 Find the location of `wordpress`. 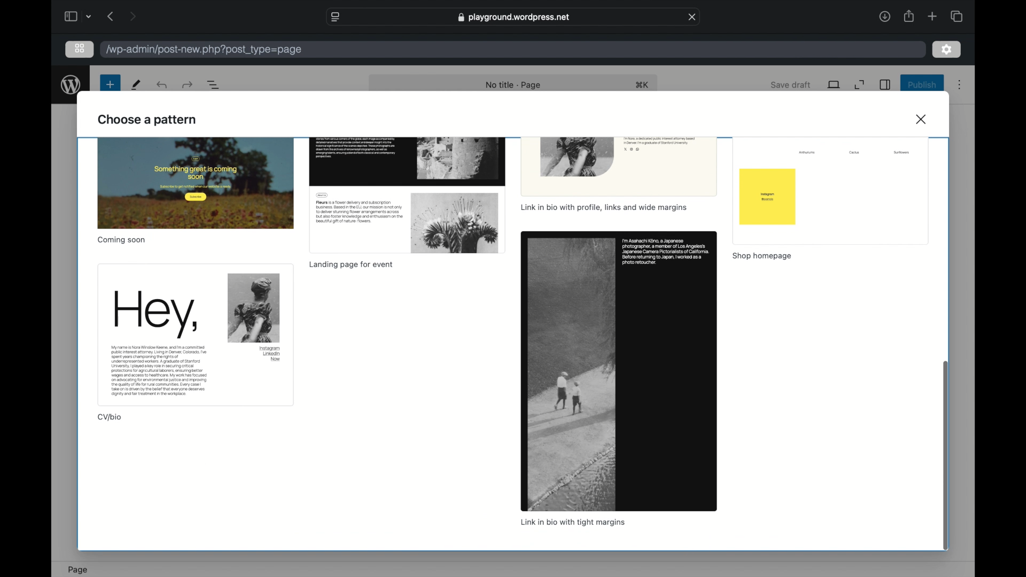

wordpress is located at coordinates (71, 84).